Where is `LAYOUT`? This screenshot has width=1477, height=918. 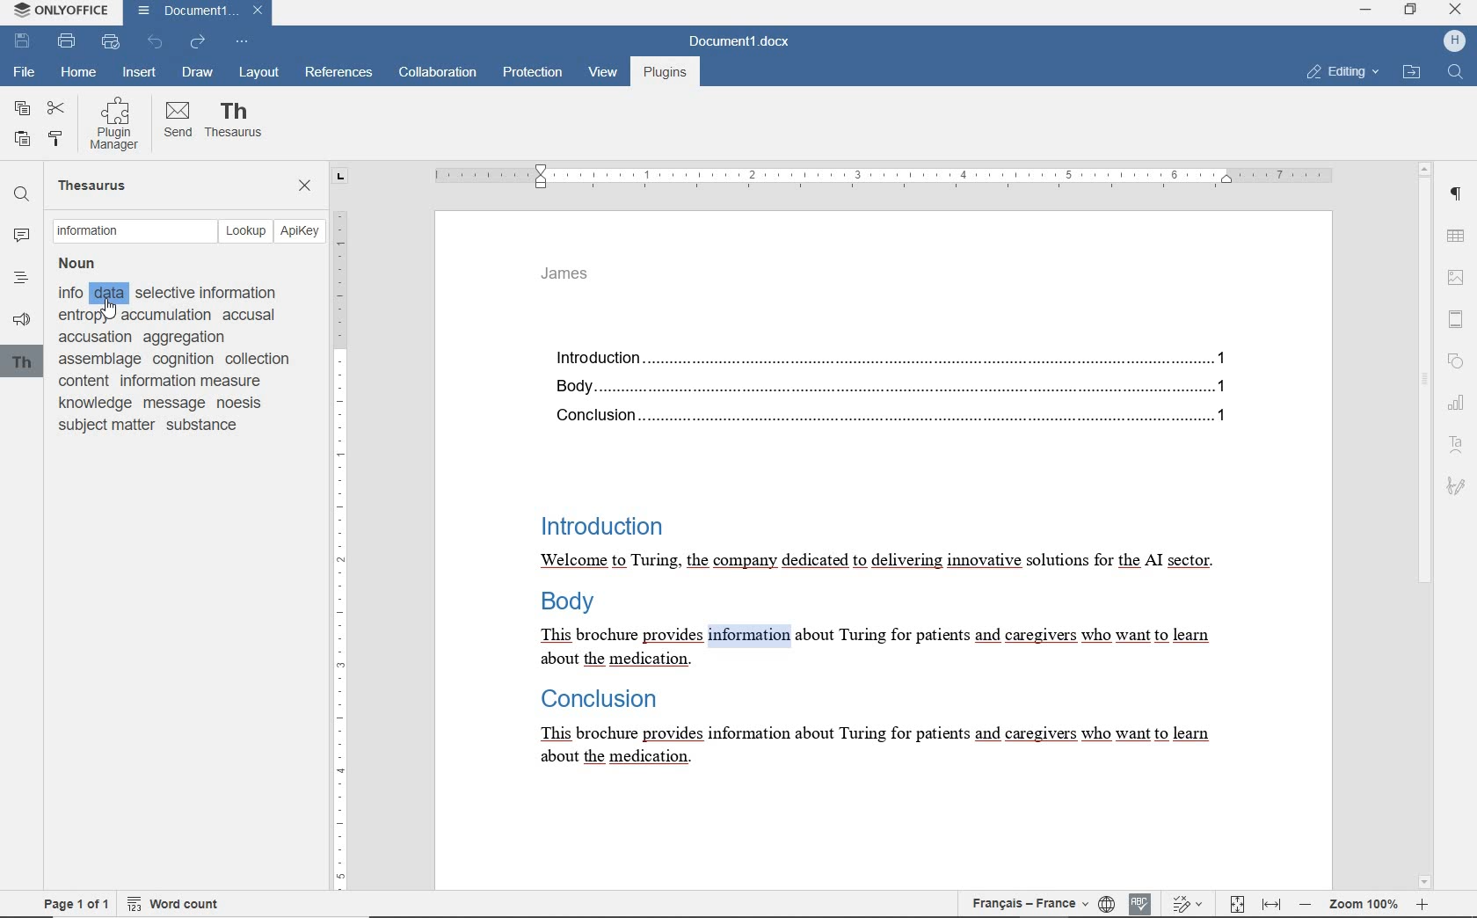
LAYOUT is located at coordinates (257, 74).